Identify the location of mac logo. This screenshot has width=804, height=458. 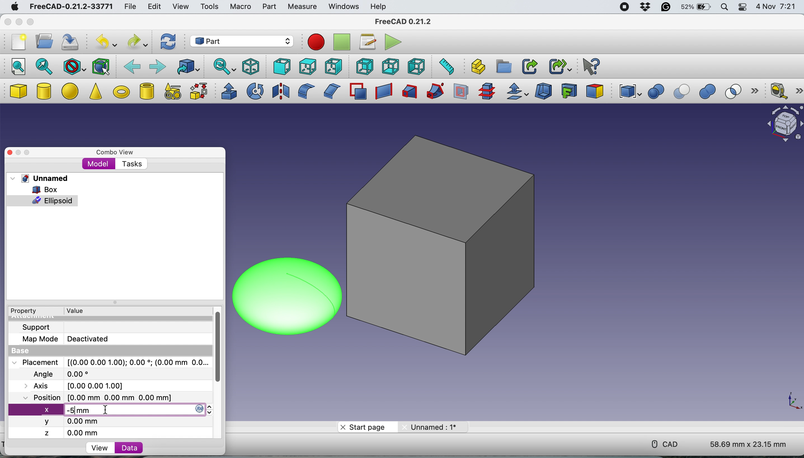
(13, 7).